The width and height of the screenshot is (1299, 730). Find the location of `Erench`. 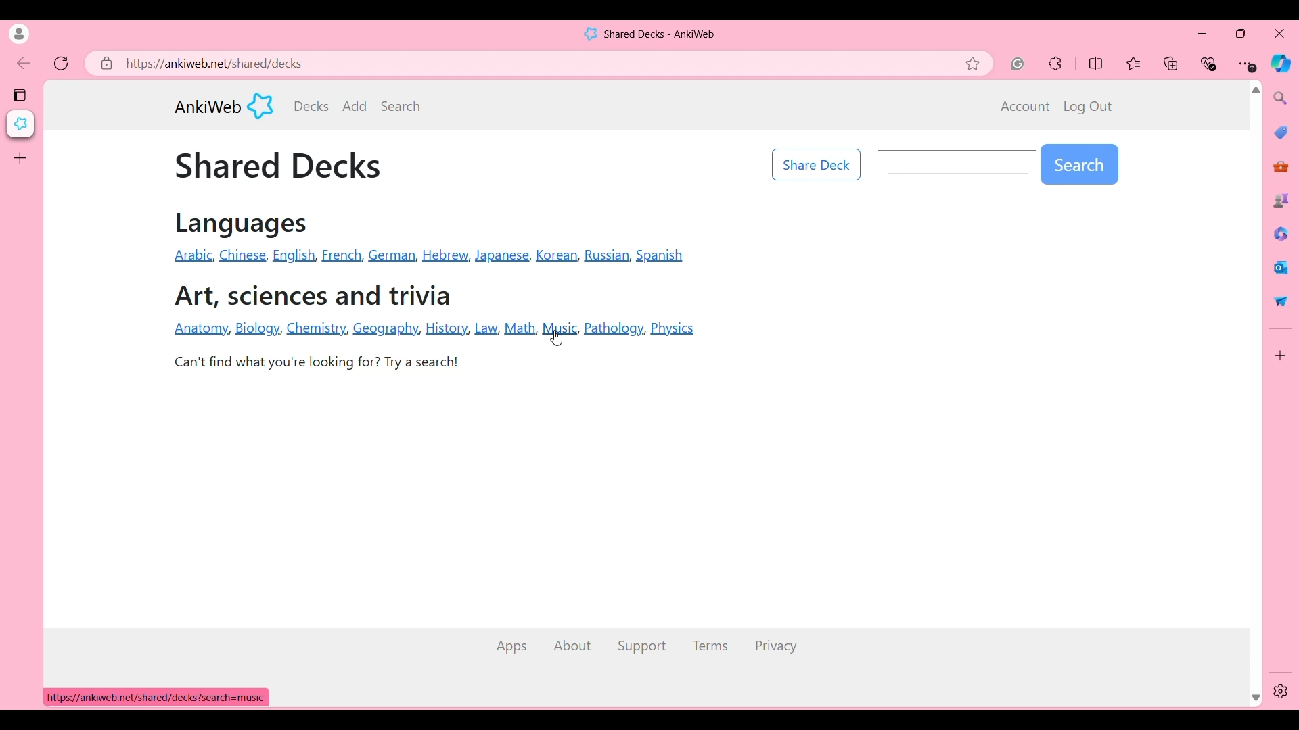

Erench is located at coordinates (340, 255).